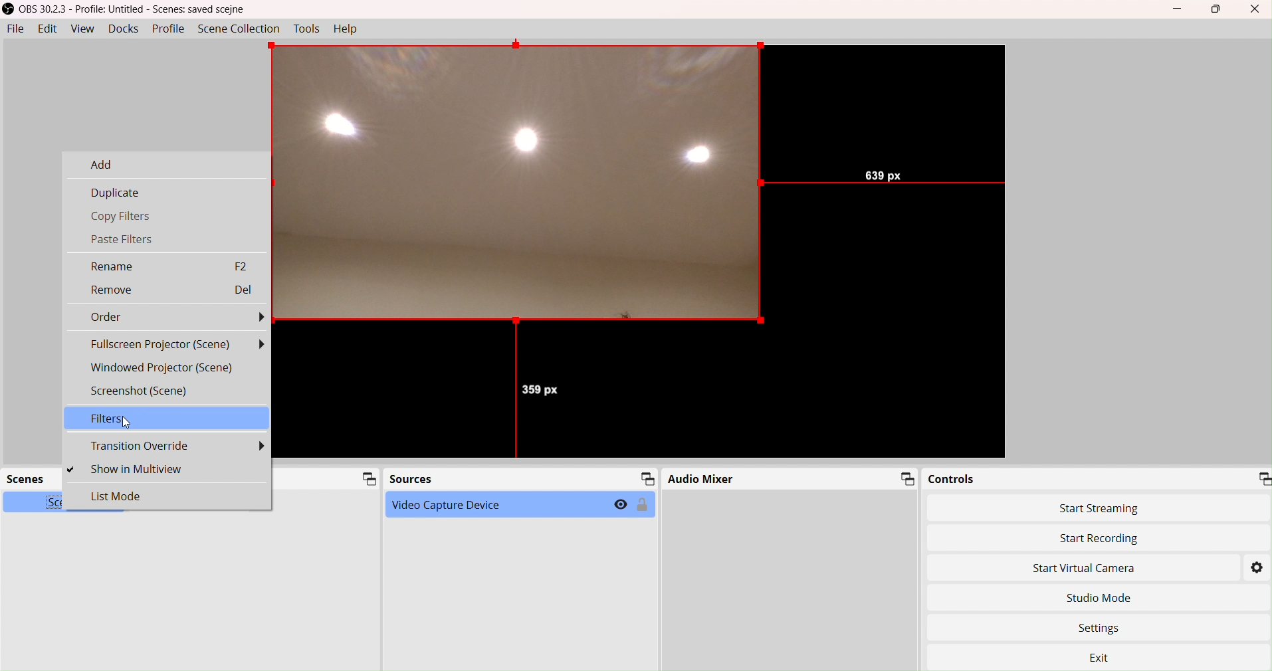 The height and width of the screenshot is (671, 1272). I want to click on SceneCollection, so click(239, 30).